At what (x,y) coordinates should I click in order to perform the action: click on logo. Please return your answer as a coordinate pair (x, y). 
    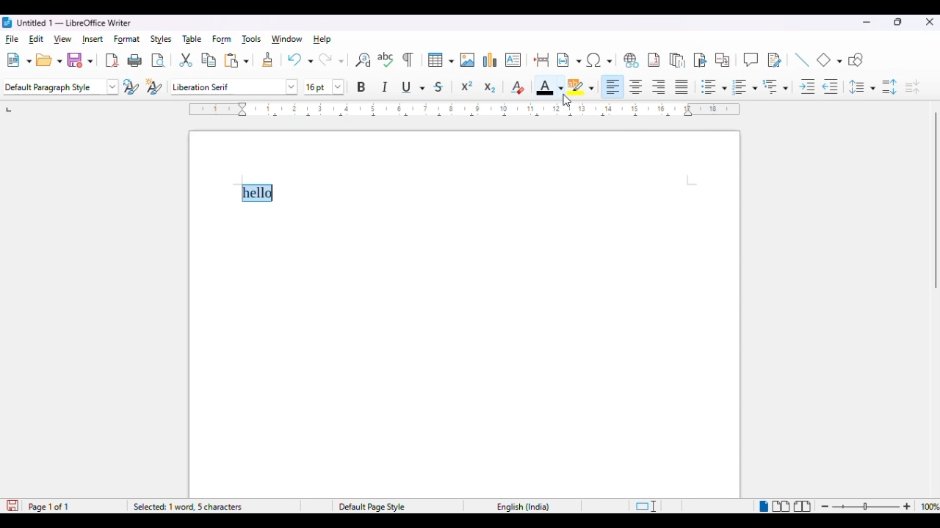
    Looking at the image, I should click on (7, 22).